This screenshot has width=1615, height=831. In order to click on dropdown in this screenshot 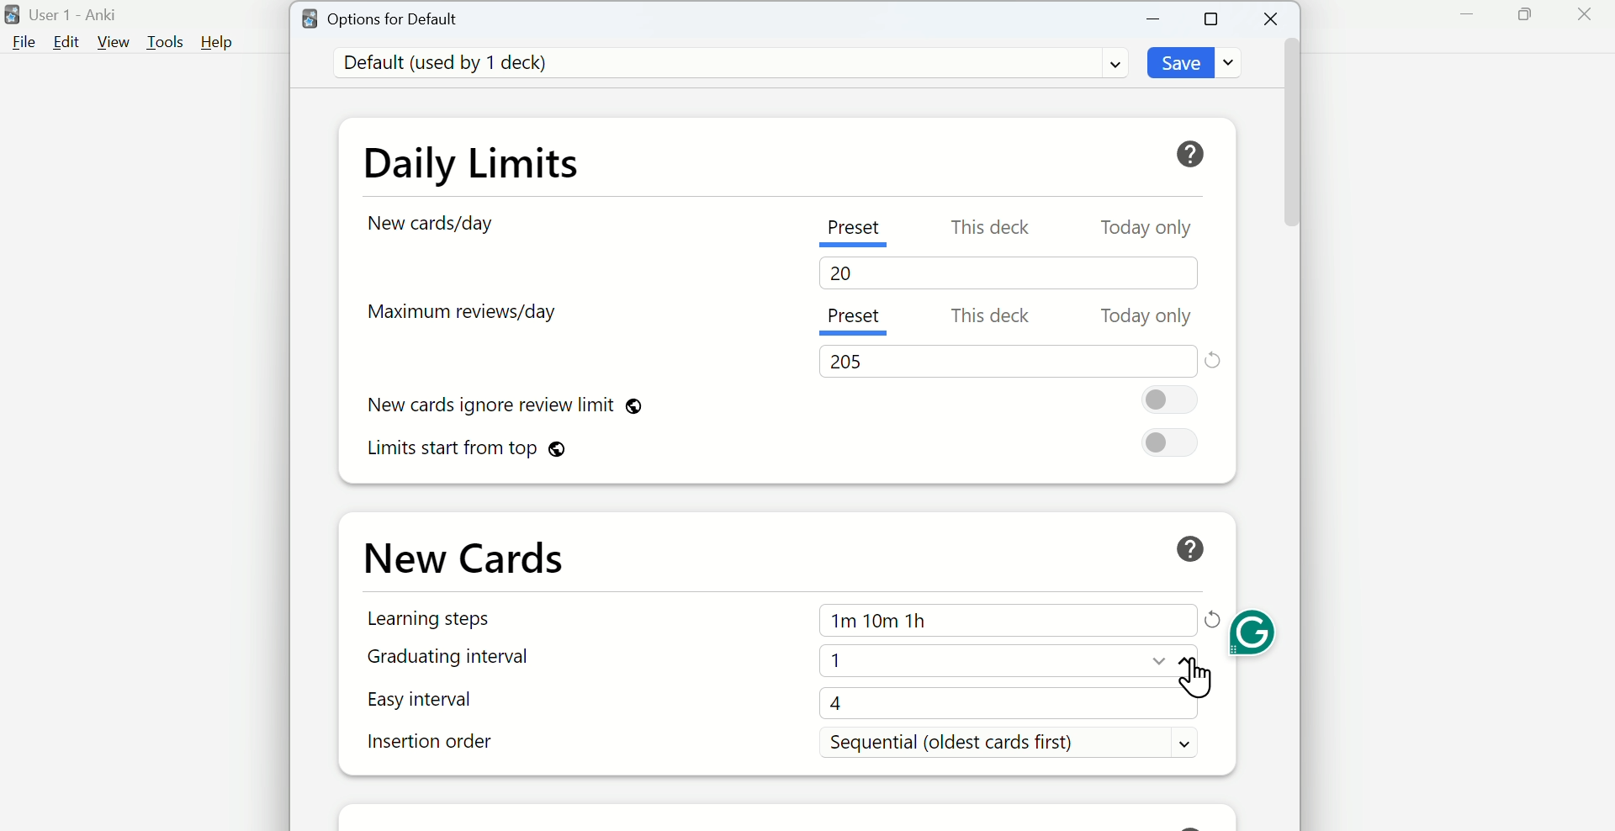, I will do `click(1237, 63)`.